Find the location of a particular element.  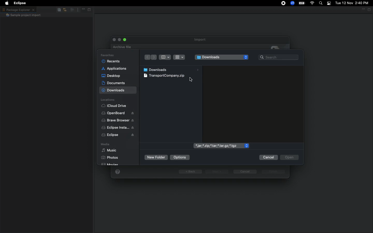

close is located at coordinates (113, 40).